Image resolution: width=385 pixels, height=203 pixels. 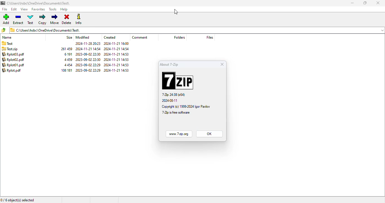 What do you see at coordinates (88, 49) in the screenshot?
I see `2024-11-21 14:54` at bounding box center [88, 49].